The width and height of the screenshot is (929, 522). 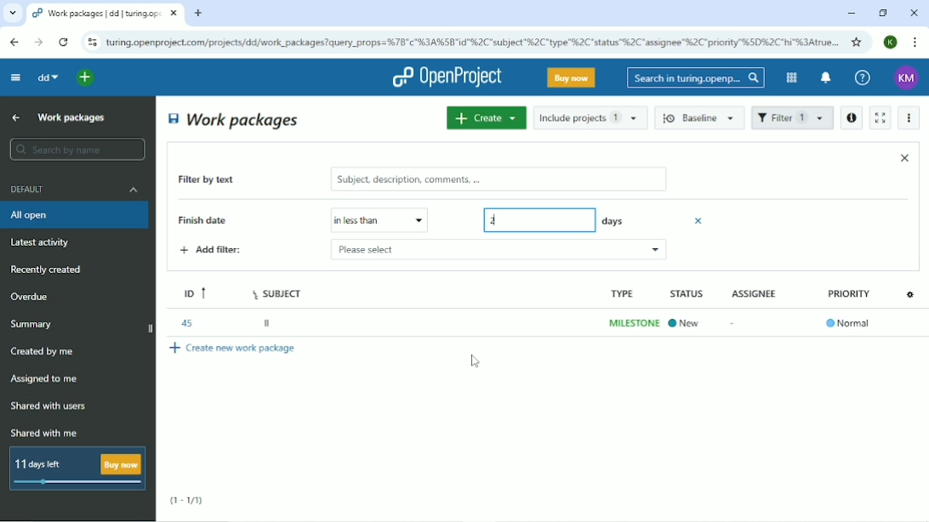 What do you see at coordinates (77, 215) in the screenshot?
I see `All open` at bounding box center [77, 215].